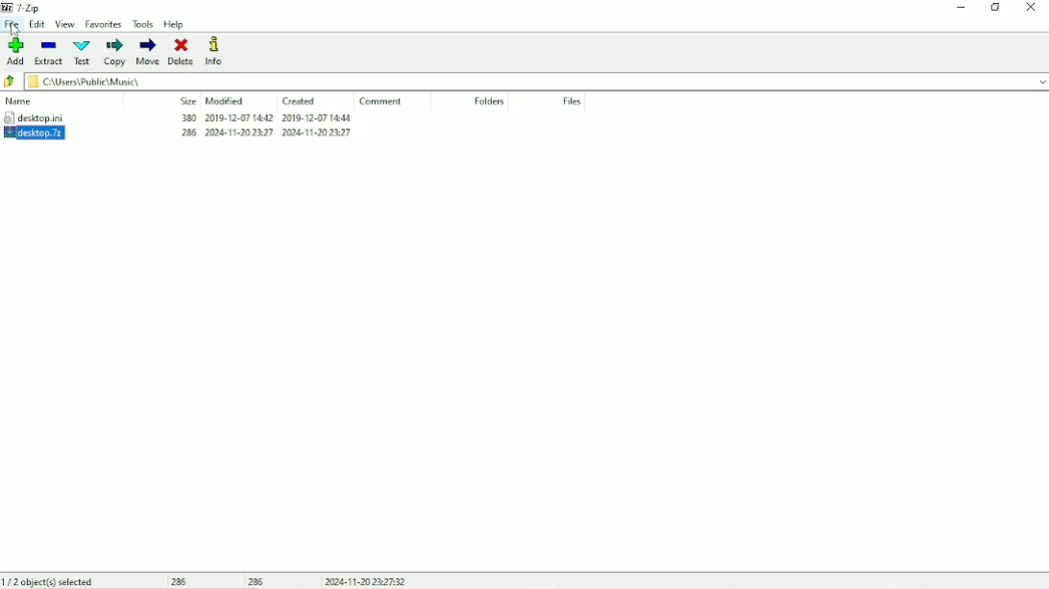 The image size is (1049, 589). Describe the element at coordinates (181, 51) in the screenshot. I see `Delete` at that location.